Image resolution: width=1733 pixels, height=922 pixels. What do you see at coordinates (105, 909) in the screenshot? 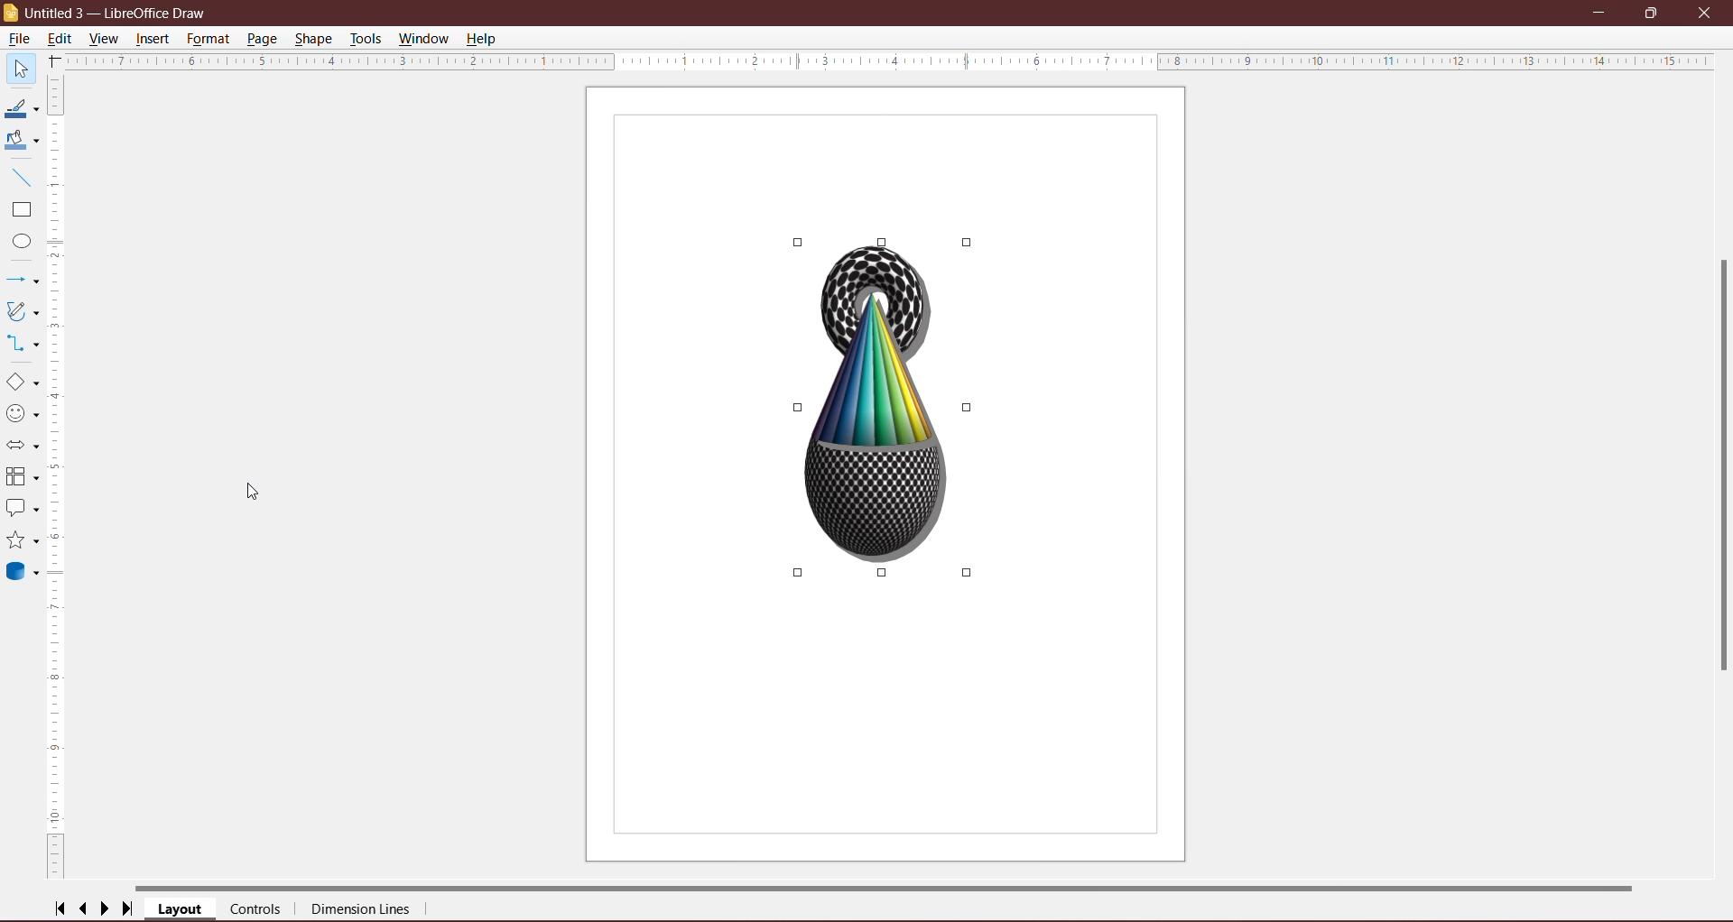
I see `Scroll to next page` at bounding box center [105, 909].